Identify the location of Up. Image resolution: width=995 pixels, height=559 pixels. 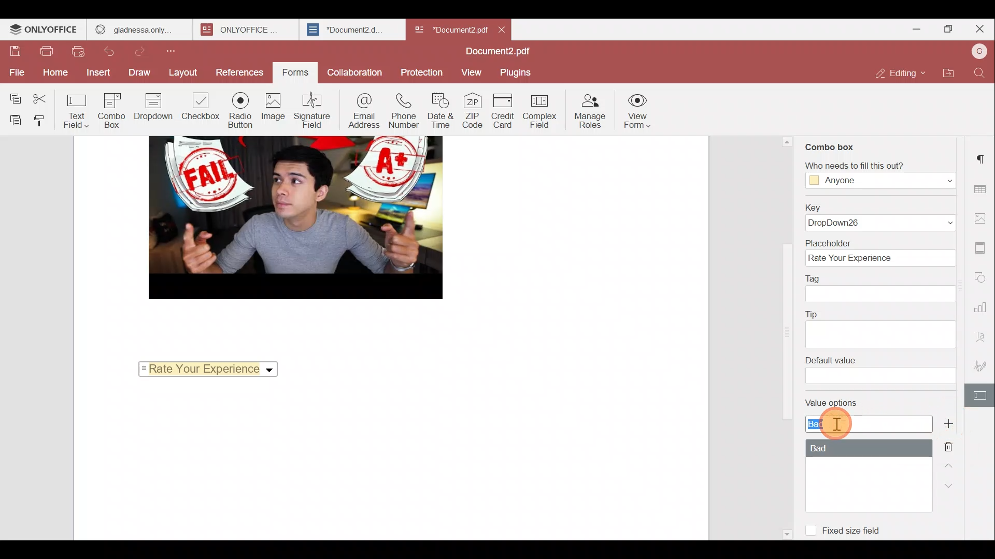
(949, 469).